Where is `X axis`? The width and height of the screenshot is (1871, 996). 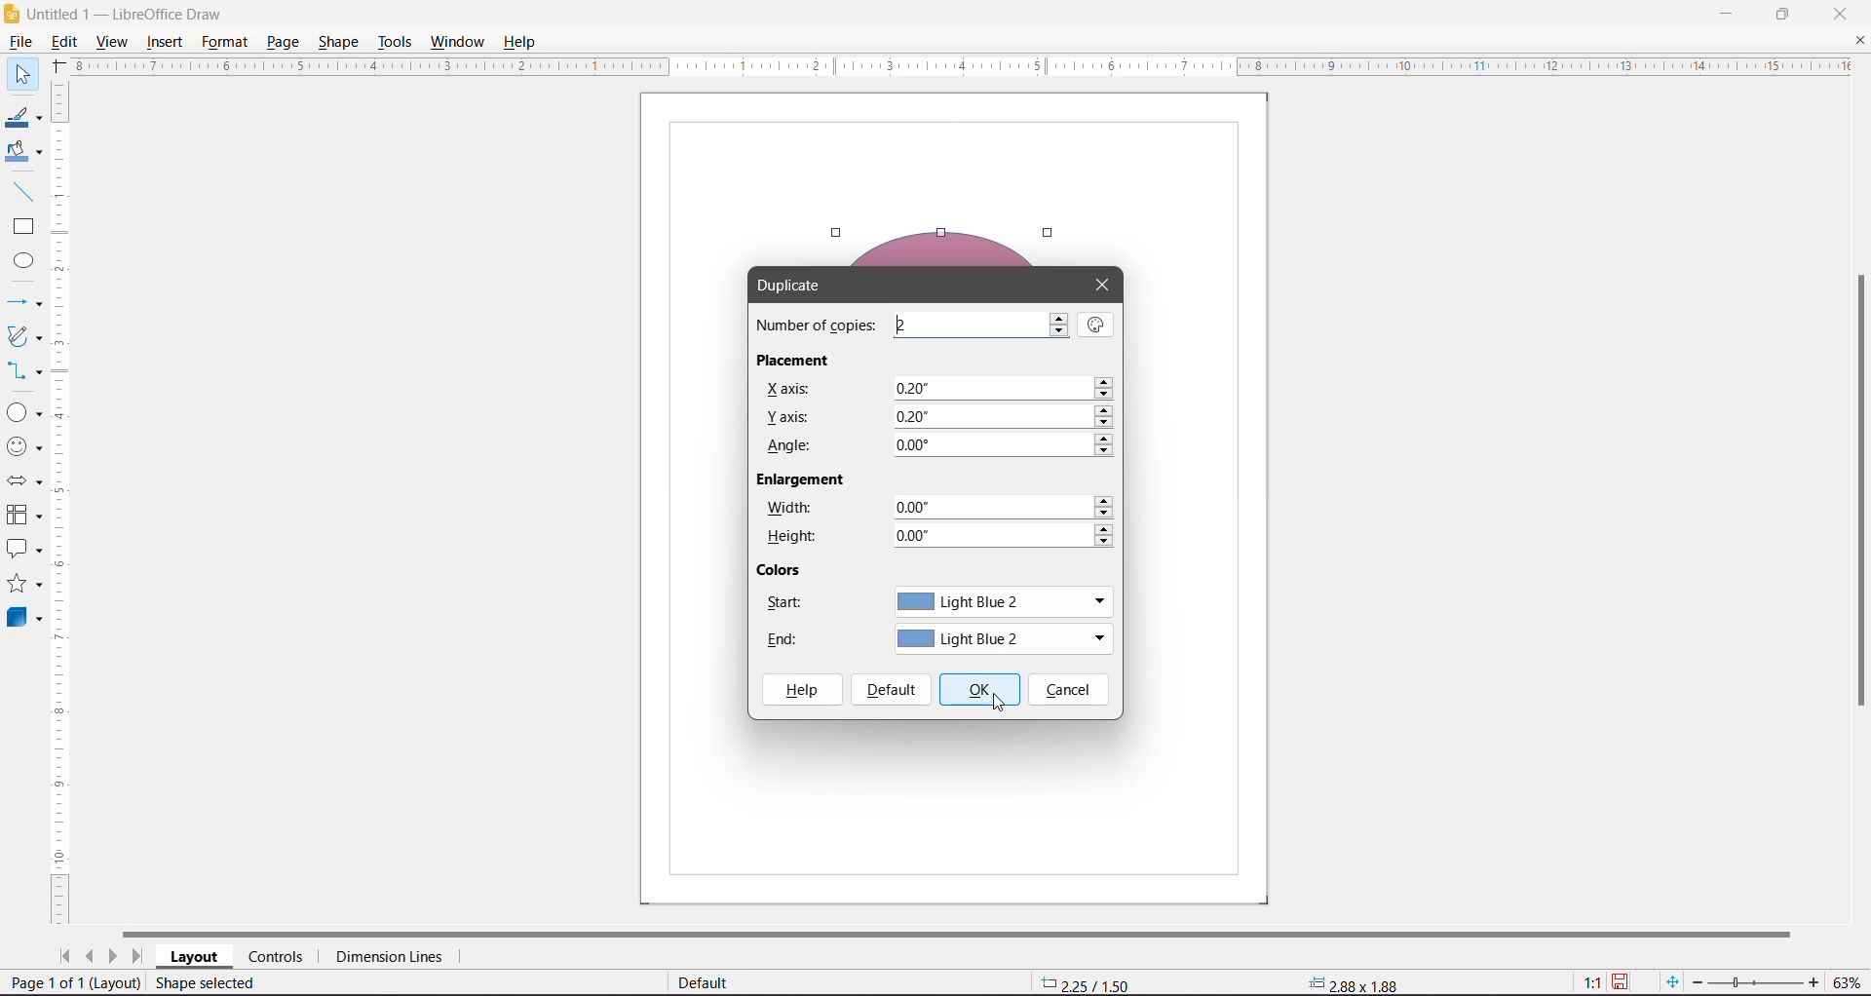 X axis is located at coordinates (792, 389).